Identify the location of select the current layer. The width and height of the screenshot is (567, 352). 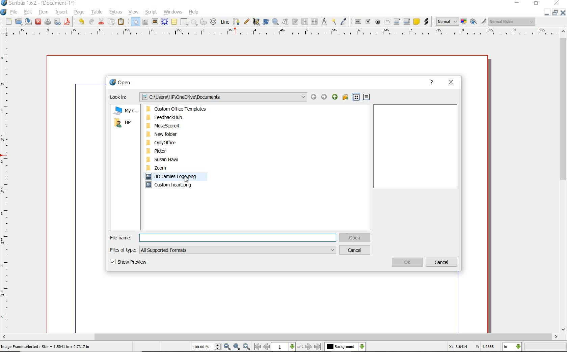
(345, 347).